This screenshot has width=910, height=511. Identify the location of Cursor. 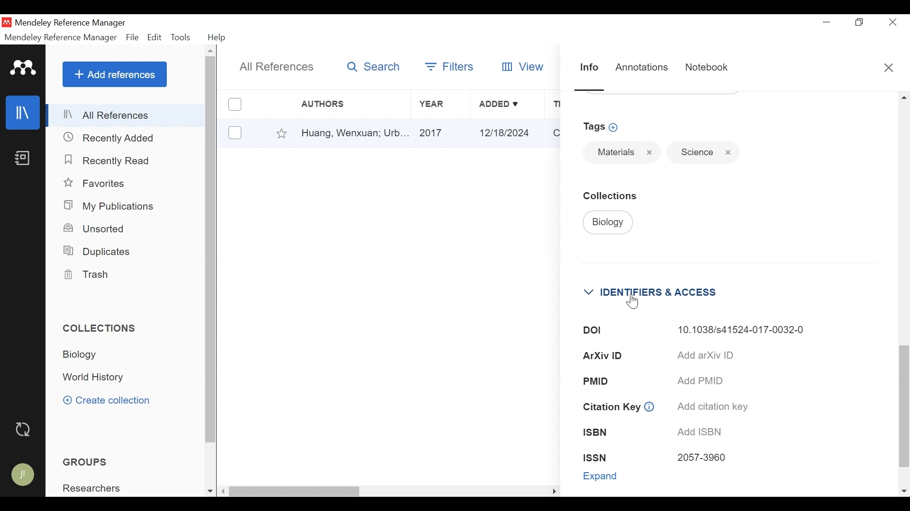
(633, 300).